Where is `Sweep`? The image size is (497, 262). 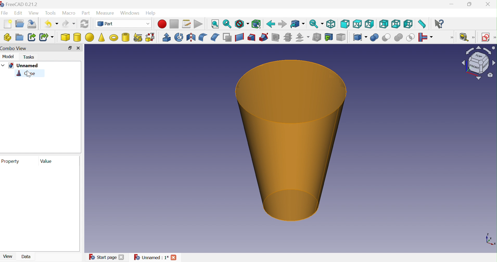
Sweep is located at coordinates (263, 38).